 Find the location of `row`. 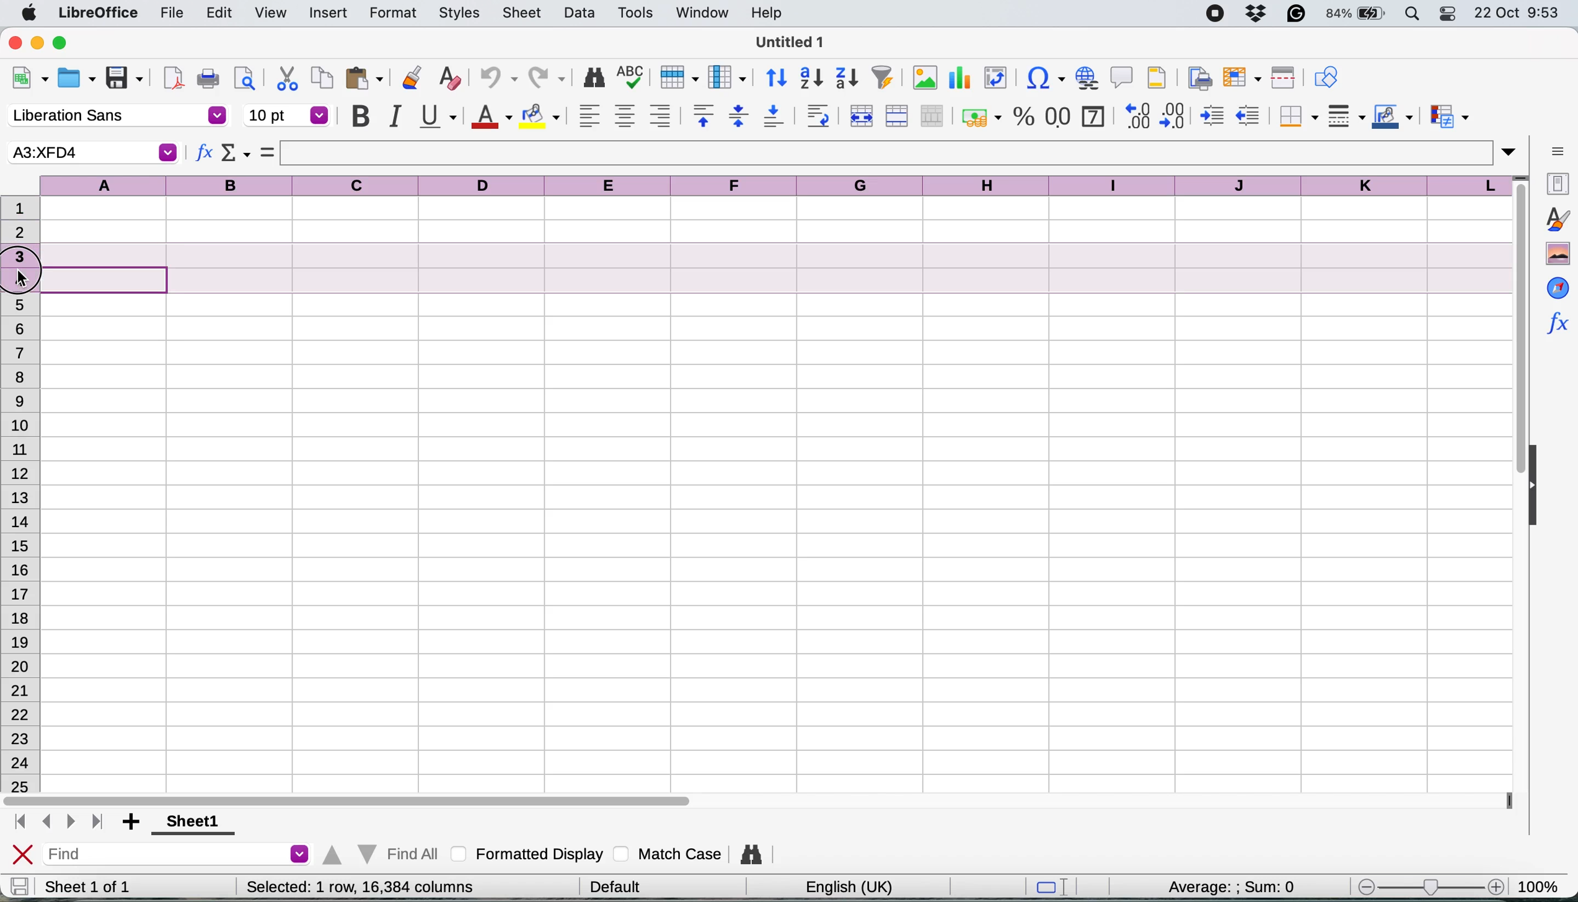

row is located at coordinates (676, 76).